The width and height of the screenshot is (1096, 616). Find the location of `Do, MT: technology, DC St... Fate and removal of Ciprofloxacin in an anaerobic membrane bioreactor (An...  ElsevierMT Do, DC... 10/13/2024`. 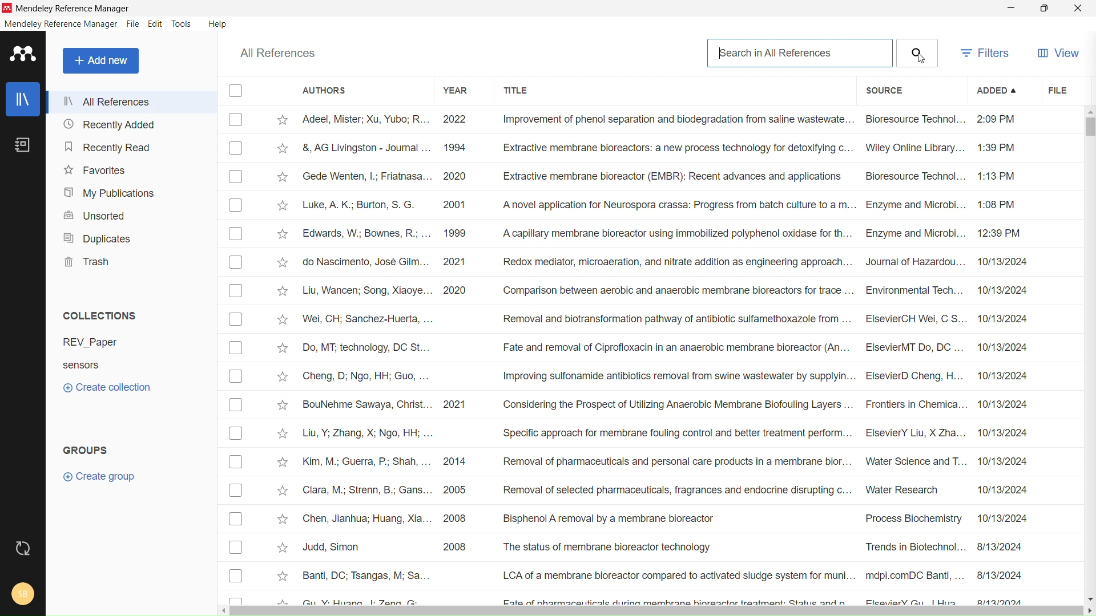

Do, MT: technology, DC St... Fate and removal of Ciprofloxacin in an anaerobic membrane bioreactor (An...  ElsevierMT Do, DC... 10/13/2024 is located at coordinates (449, 346).